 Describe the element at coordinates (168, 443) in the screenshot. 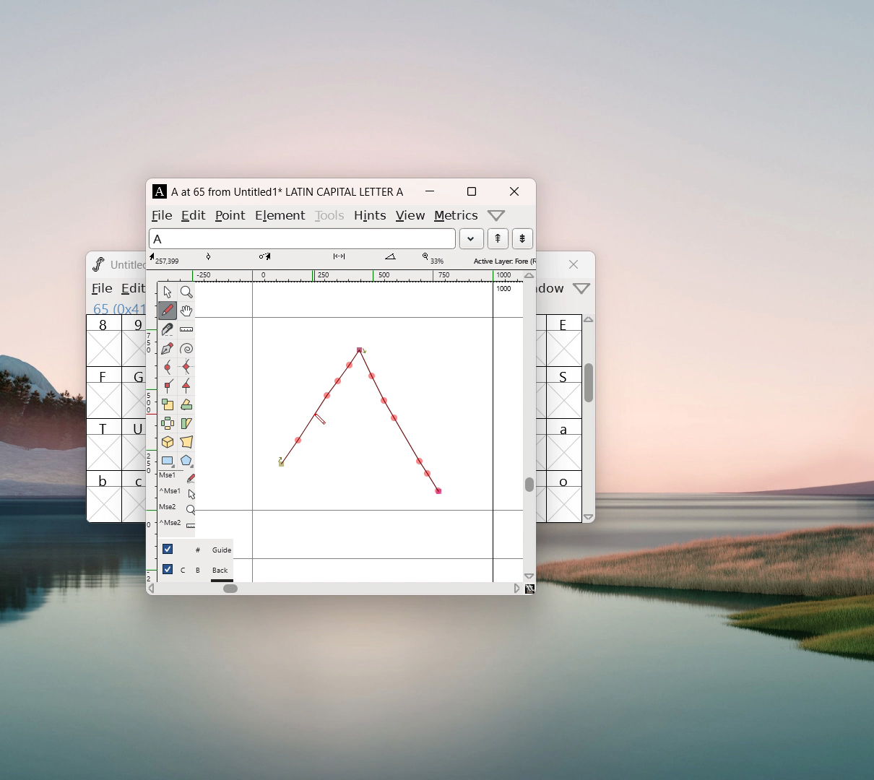

I see `rotate the selection to 3D and project back to plane` at that location.